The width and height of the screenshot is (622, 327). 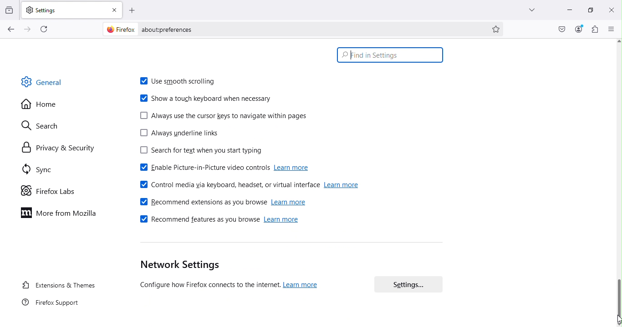 I want to click on Search bar, so click(x=392, y=55).